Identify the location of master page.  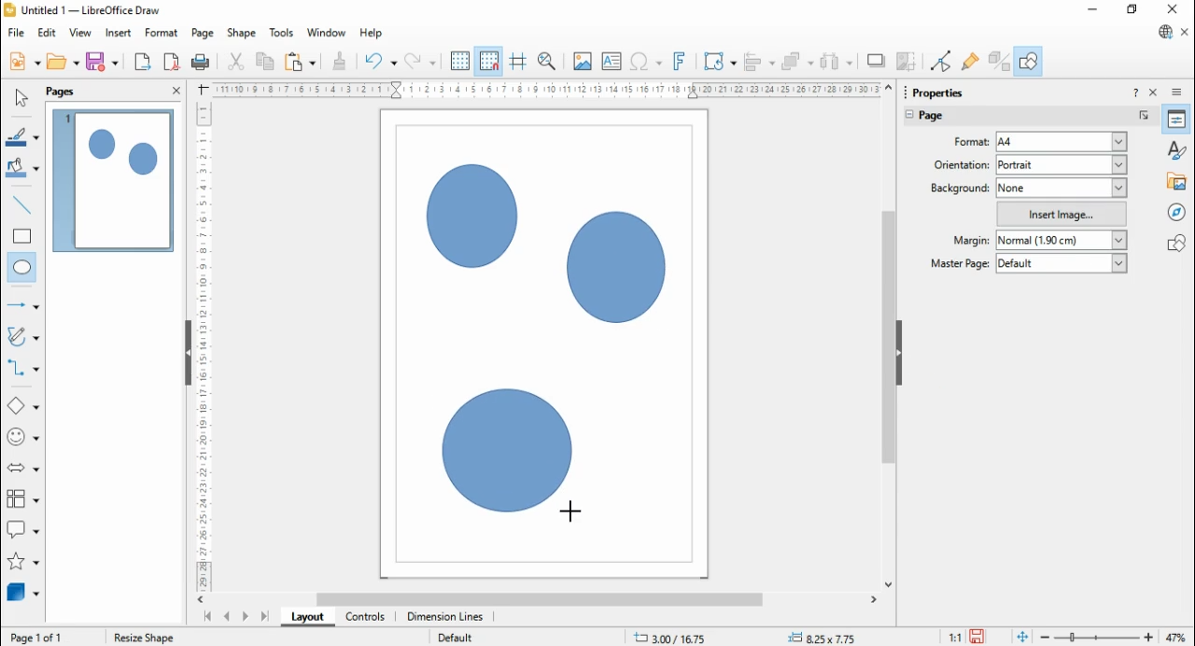
(963, 265).